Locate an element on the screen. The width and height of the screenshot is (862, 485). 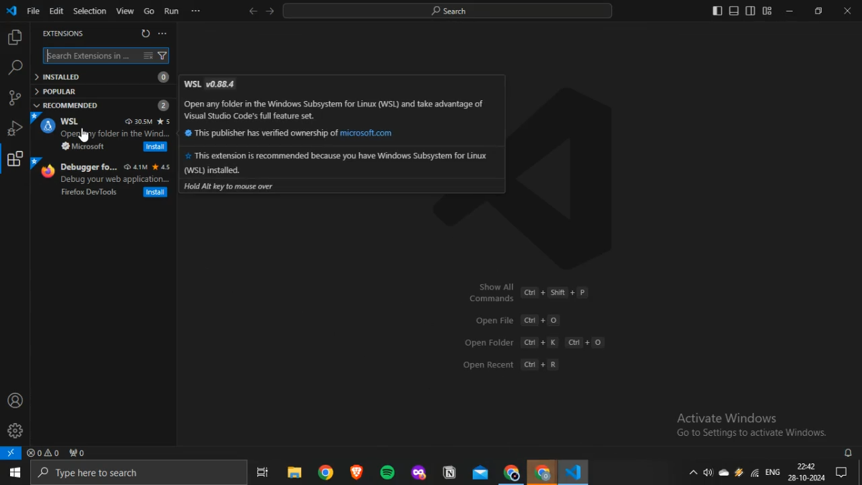
cursor is located at coordinates (85, 135).